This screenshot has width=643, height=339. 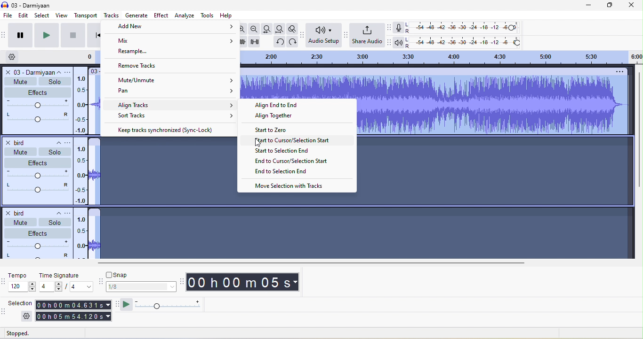 I want to click on undo, so click(x=278, y=41).